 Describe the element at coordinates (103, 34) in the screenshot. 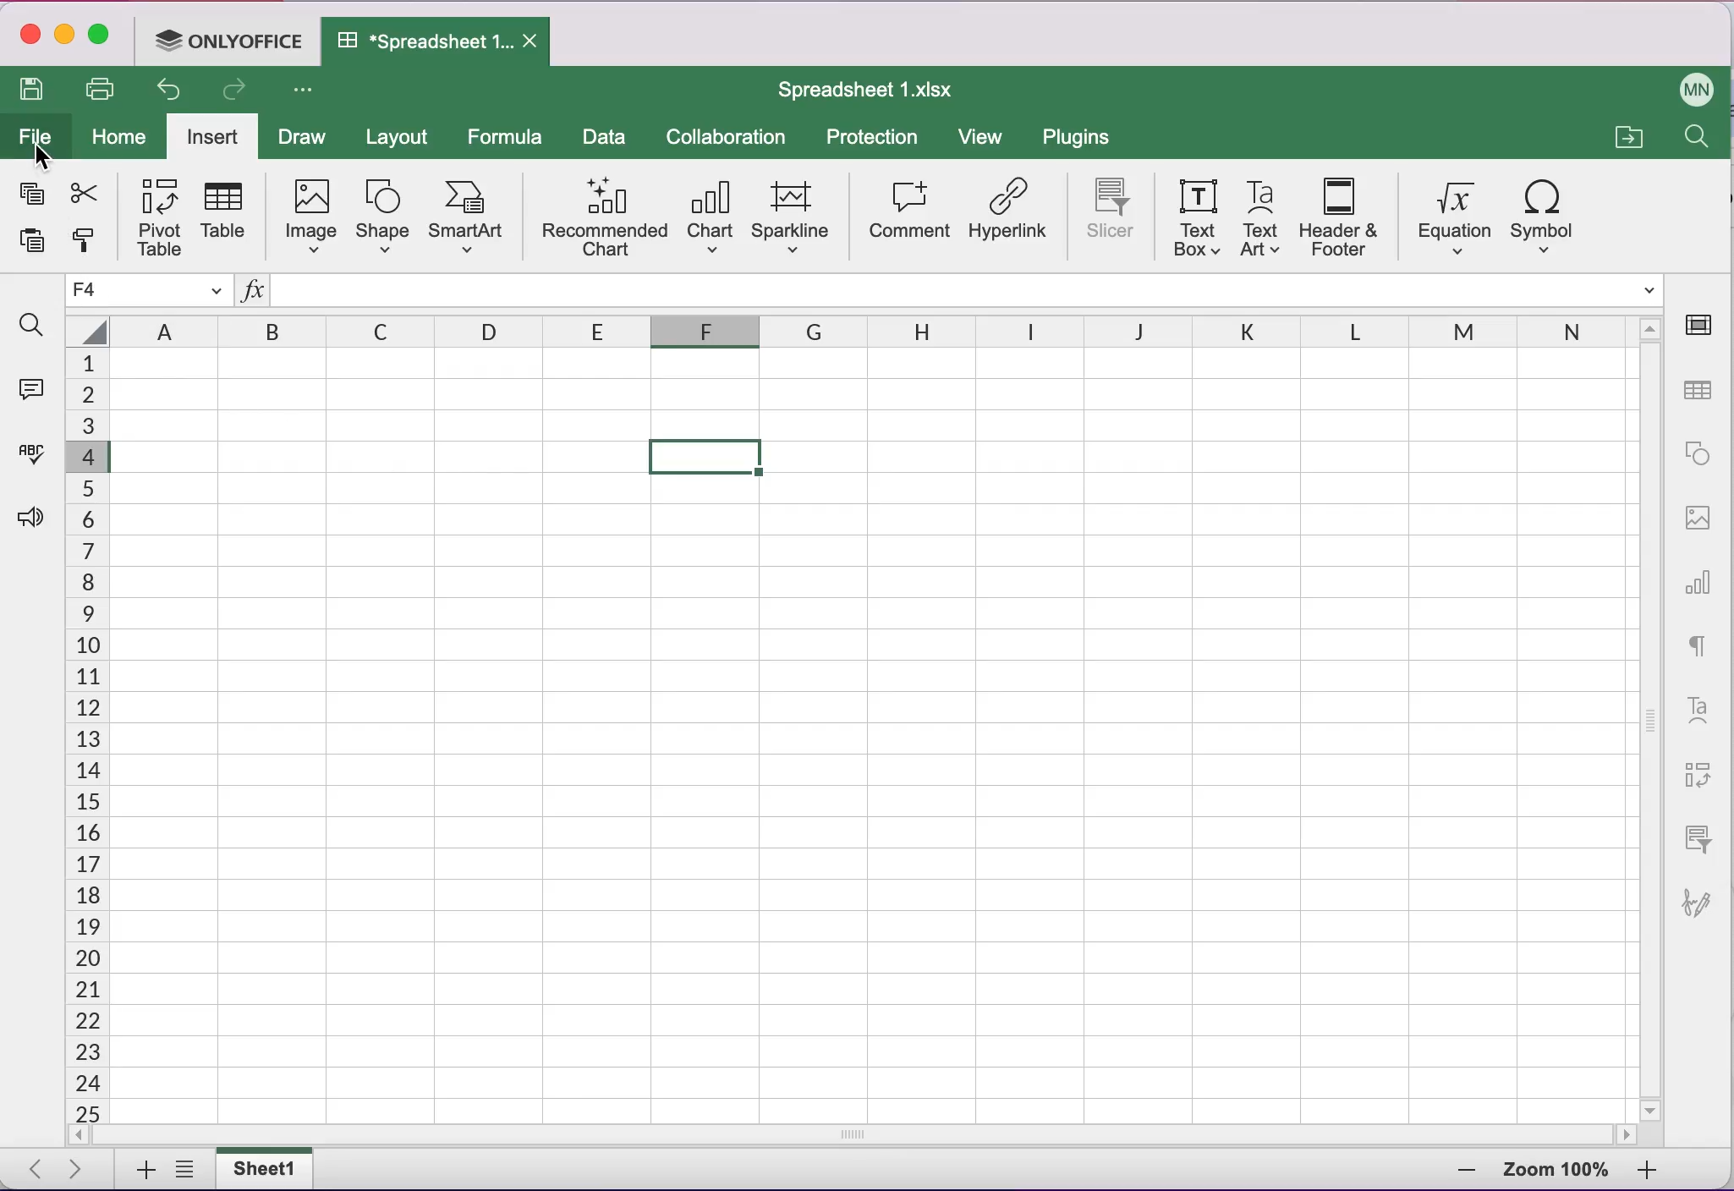

I see `maximize` at that location.